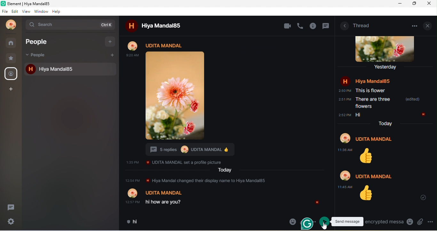 The image size is (437, 231). I want to click on hiya mandal85, so click(77, 69).